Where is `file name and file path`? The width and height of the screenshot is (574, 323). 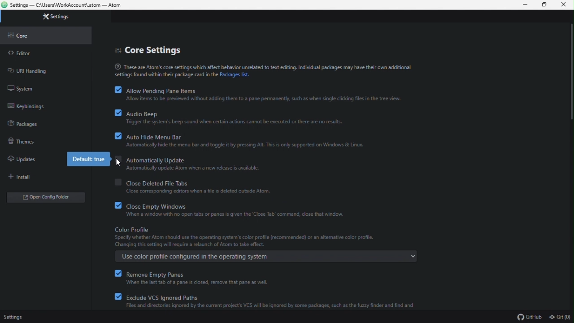
file name and file path is located at coordinates (69, 5).